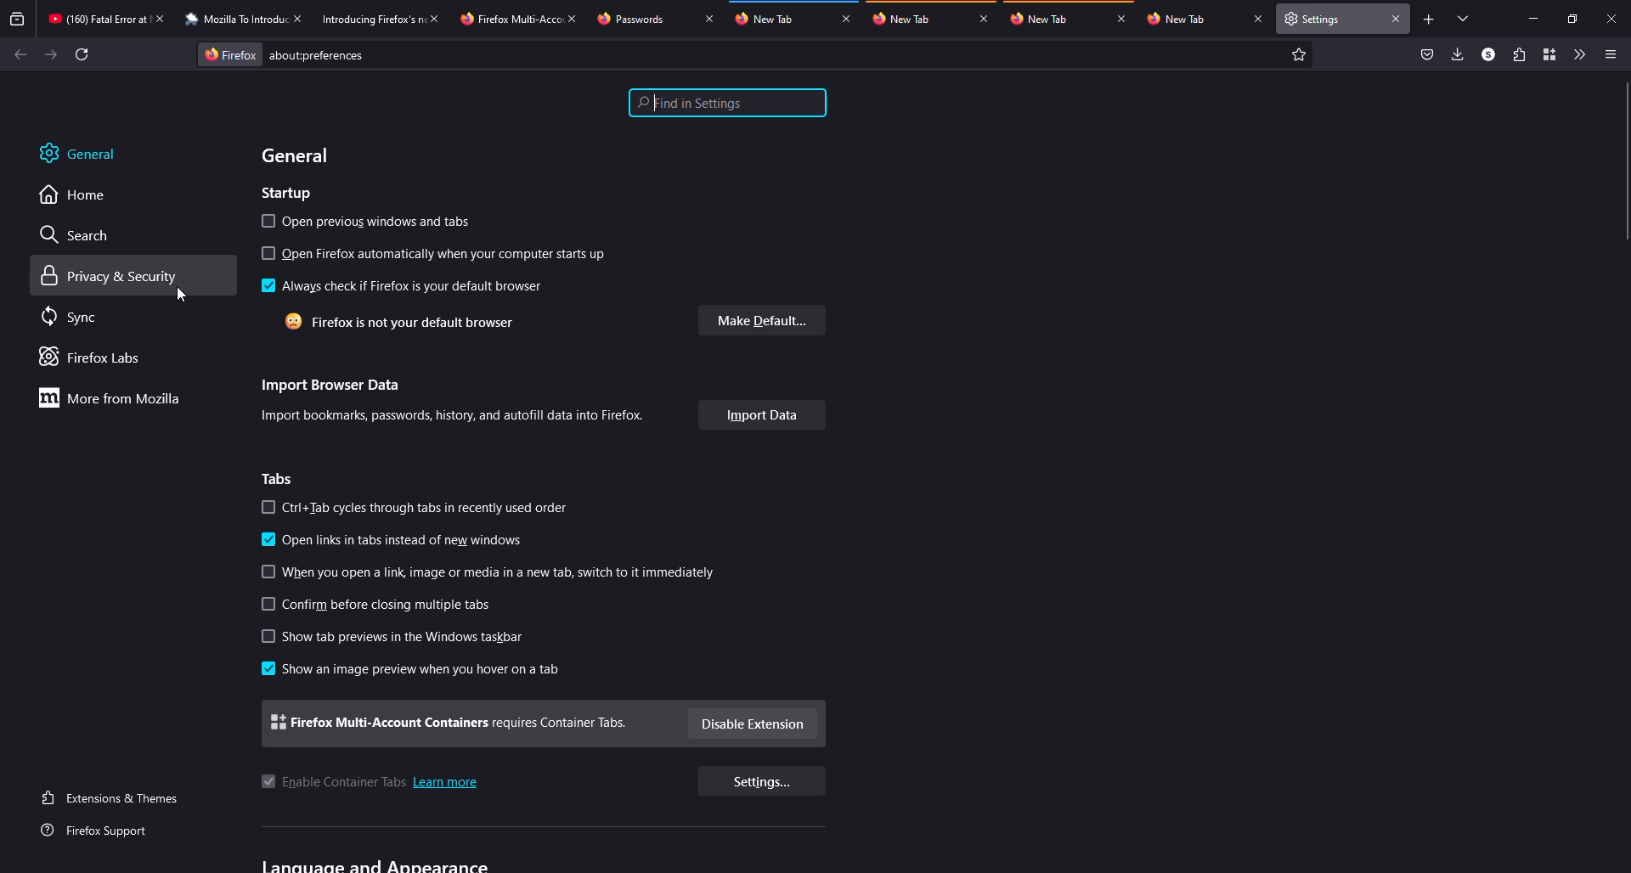 This screenshot has width=1631, height=873. What do you see at coordinates (1612, 18) in the screenshot?
I see `close` at bounding box center [1612, 18].